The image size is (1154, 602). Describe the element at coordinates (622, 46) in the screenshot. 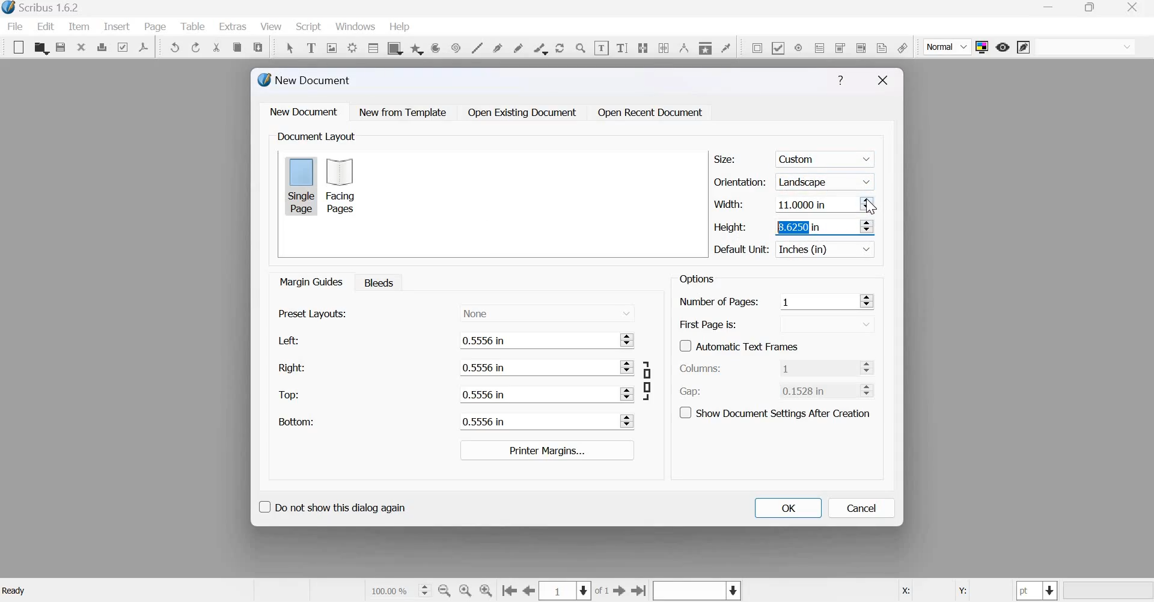

I see `Edit text with story editor` at that location.